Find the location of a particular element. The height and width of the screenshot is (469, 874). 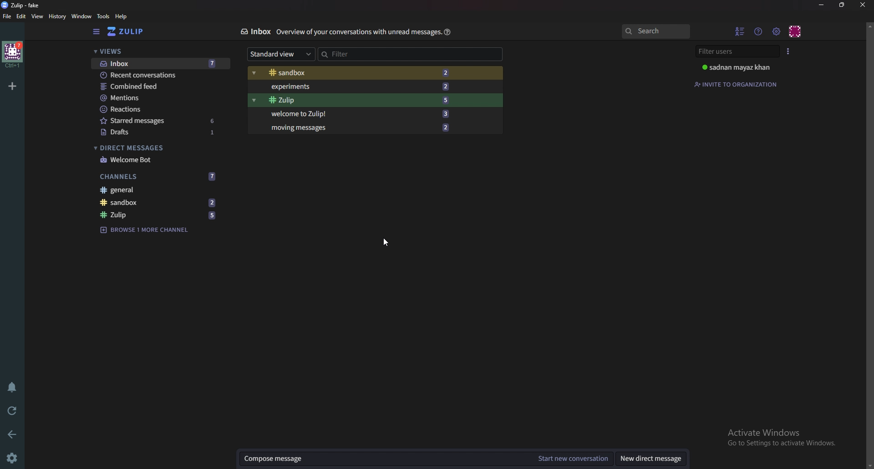

Close is located at coordinates (861, 5).